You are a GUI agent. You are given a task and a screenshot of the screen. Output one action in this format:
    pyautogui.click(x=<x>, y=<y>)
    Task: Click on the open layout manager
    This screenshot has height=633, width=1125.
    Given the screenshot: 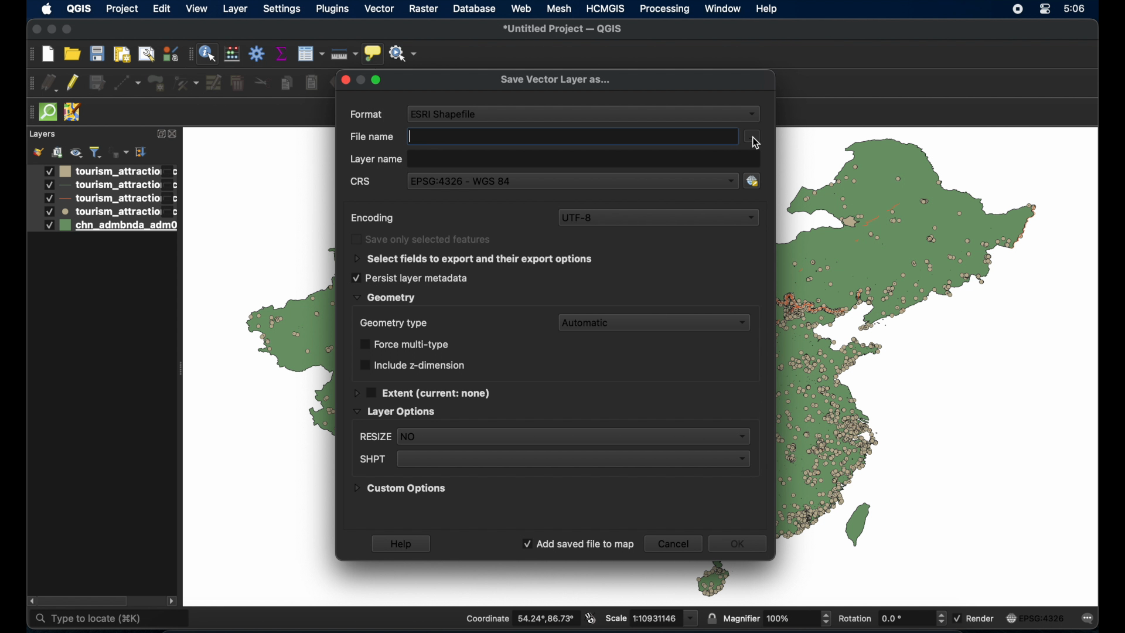 What is the action you would take?
    pyautogui.click(x=147, y=54)
    